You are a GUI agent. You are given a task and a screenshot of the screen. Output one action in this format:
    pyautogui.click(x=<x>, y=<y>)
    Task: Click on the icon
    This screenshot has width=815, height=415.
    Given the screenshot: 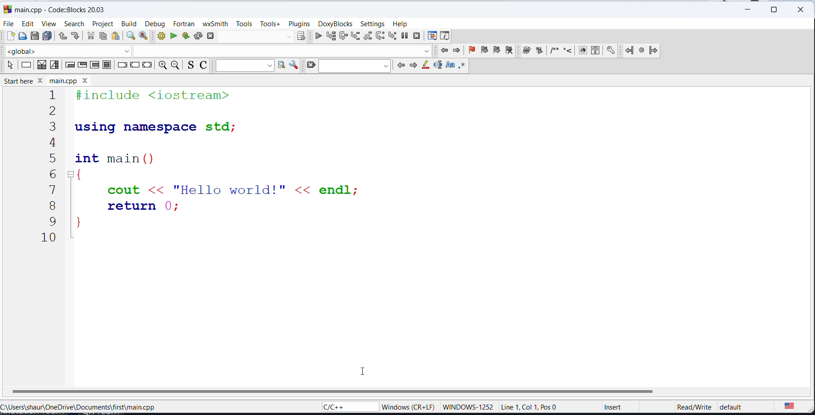 What is the action you would take?
    pyautogui.click(x=526, y=51)
    